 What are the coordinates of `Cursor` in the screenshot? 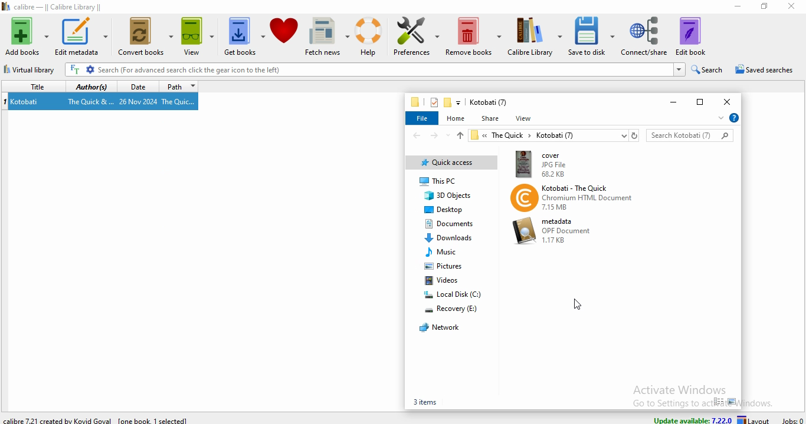 It's located at (579, 304).